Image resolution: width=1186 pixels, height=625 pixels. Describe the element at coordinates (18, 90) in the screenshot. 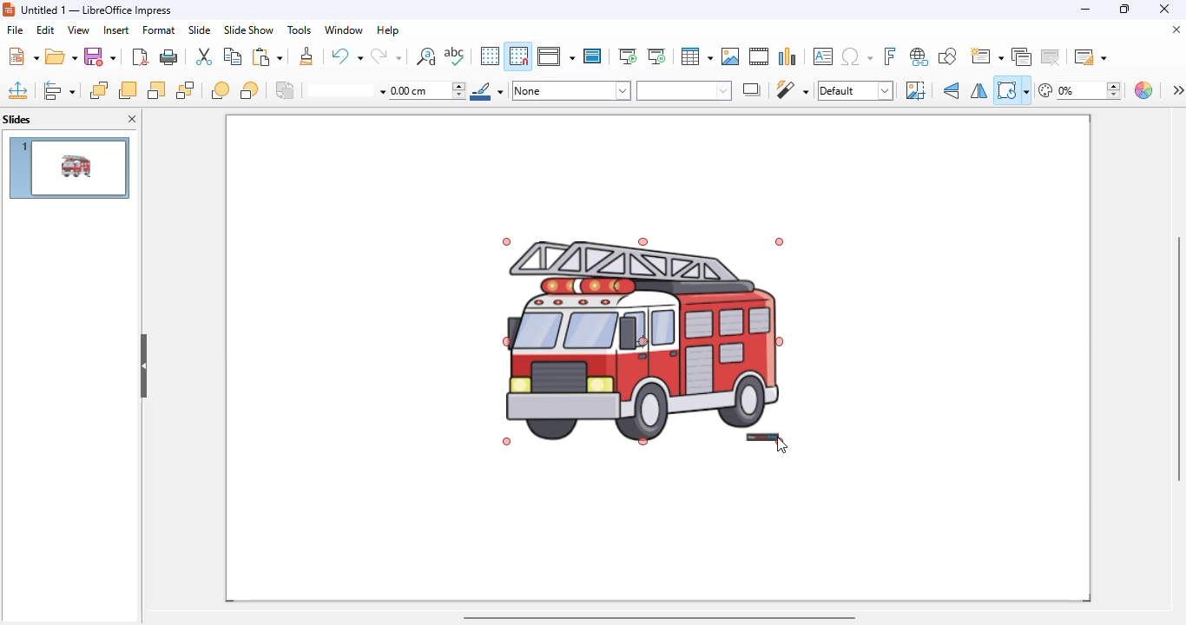

I see `position and size` at that location.